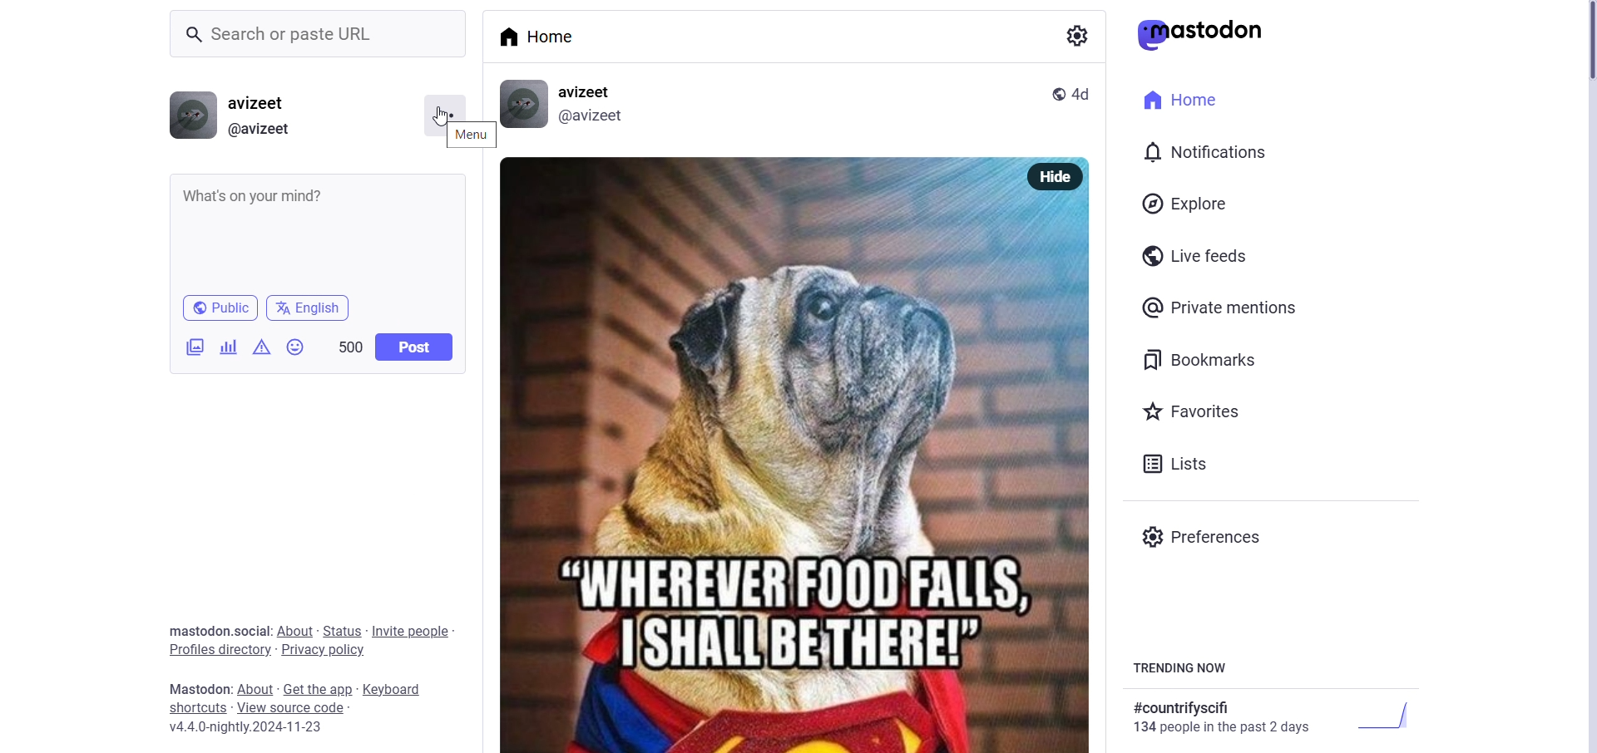  What do you see at coordinates (250, 630) in the screenshot?
I see `social` at bounding box center [250, 630].